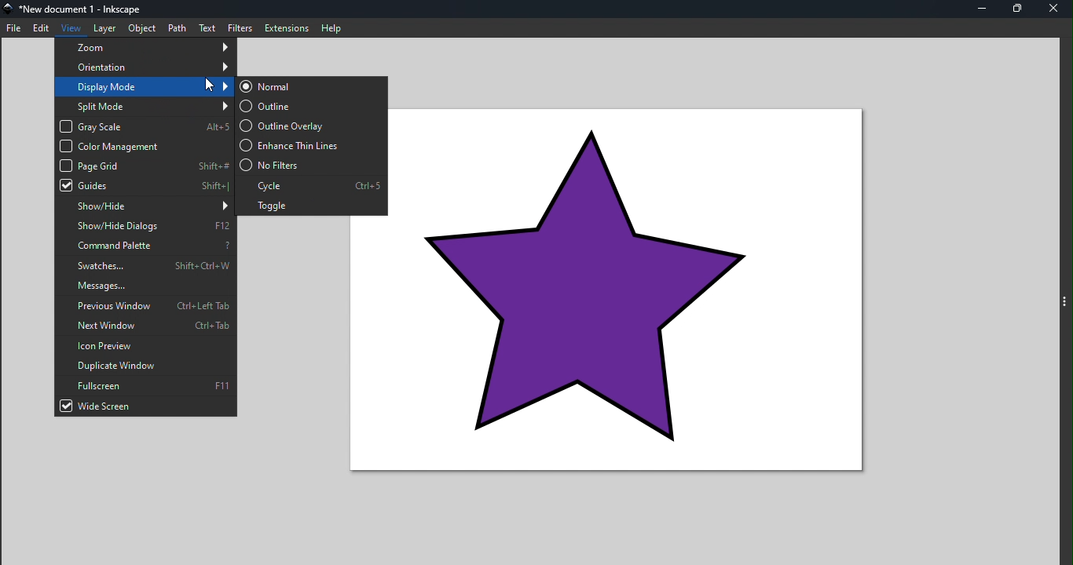  I want to click on Close, so click(1054, 9).